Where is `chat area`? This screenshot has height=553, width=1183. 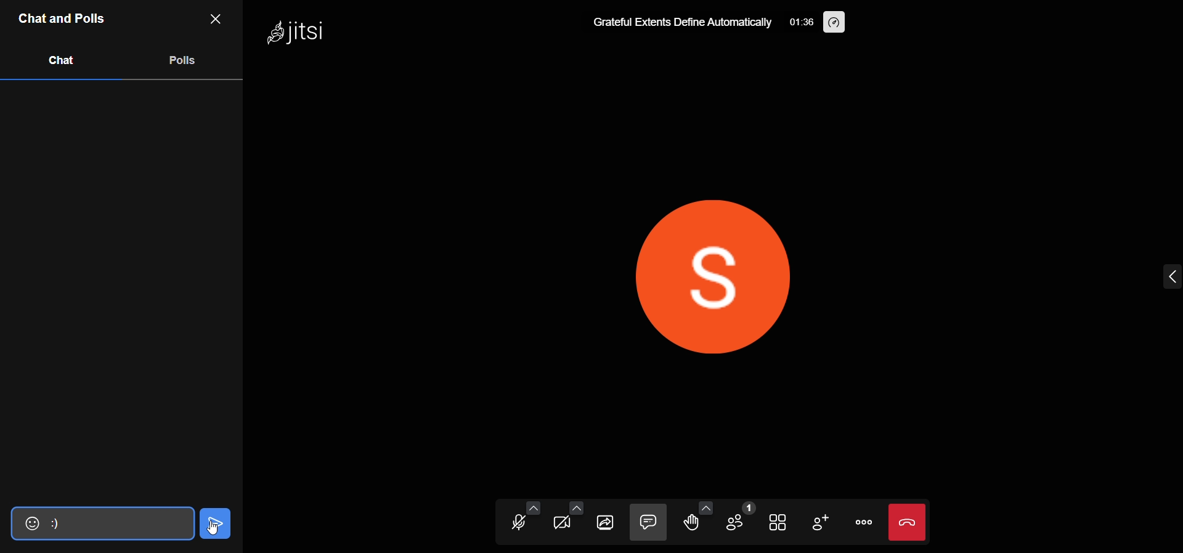 chat area is located at coordinates (122, 293).